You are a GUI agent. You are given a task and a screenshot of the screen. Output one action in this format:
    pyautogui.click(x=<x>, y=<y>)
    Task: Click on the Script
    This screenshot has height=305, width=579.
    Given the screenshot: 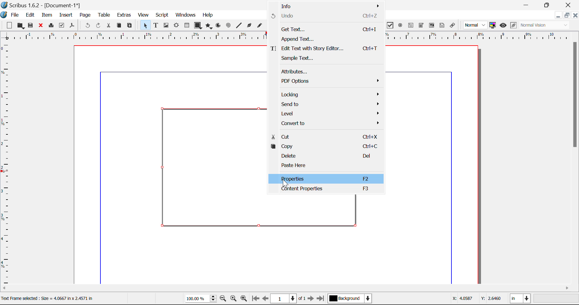 What is the action you would take?
    pyautogui.click(x=162, y=16)
    